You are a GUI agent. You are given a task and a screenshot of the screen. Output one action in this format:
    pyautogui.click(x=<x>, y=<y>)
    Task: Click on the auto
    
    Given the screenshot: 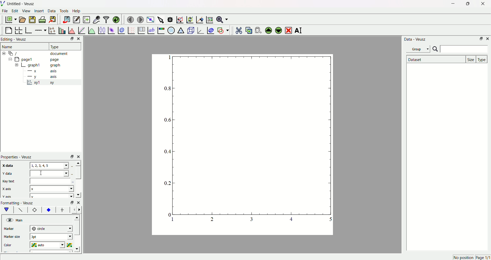 What is the action you would take?
    pyautogui.click(x=49, y=245)
    